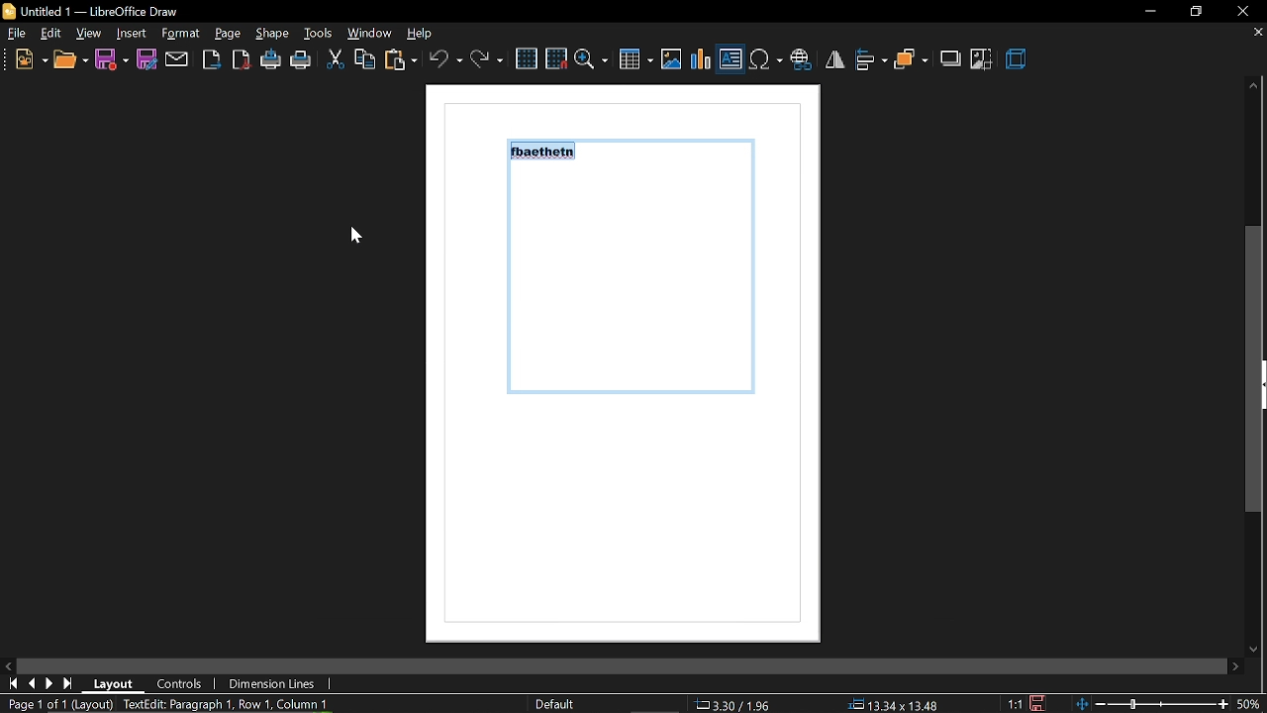 The width and height of the screenshot is (1267, 713). I want to click on tools, so click(319, 33).